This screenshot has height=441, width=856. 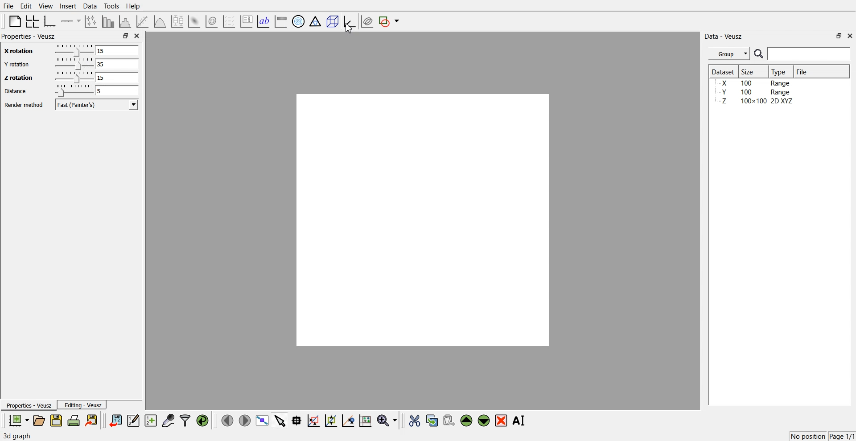 I want to click on Y rotation, so click(x=17, y=65).